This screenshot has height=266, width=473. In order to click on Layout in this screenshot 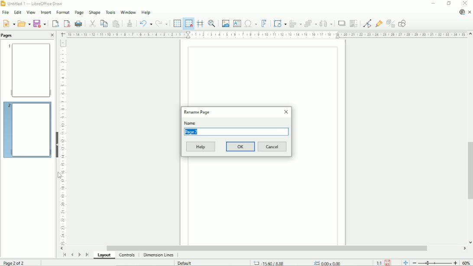, I will do `click(105, 256)`.